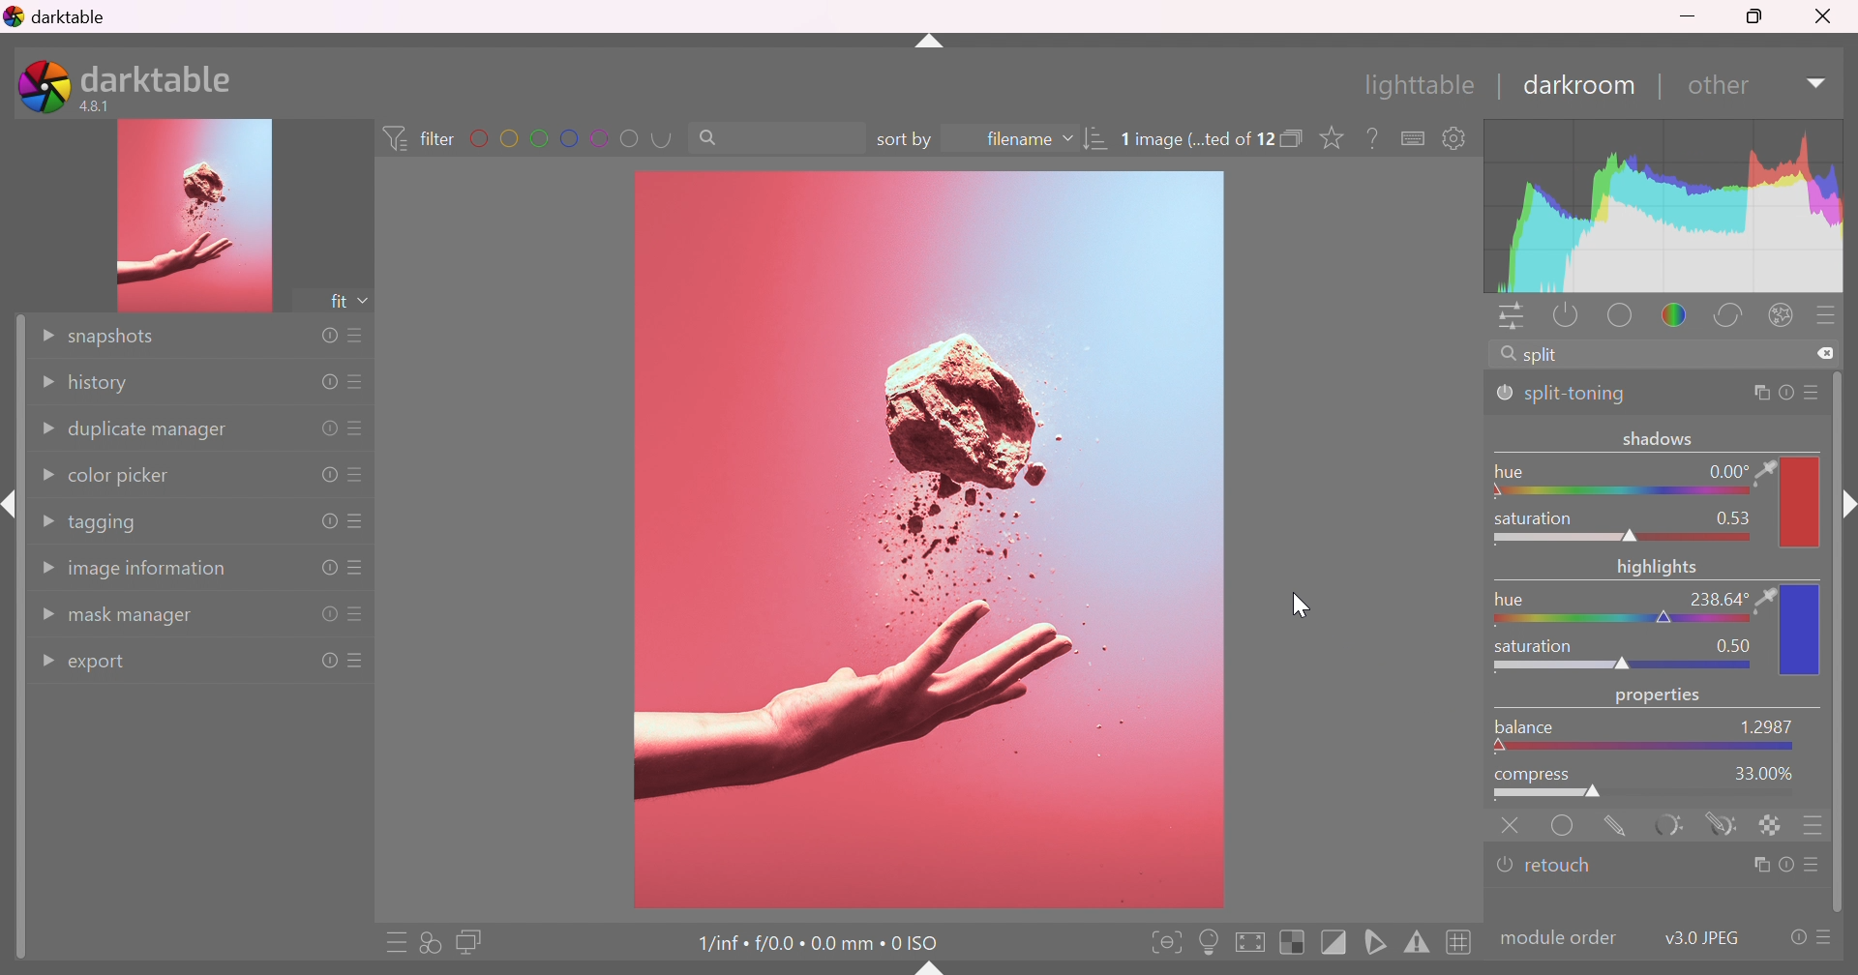  I want to click on multiple instance actions, so click(1761, 392).